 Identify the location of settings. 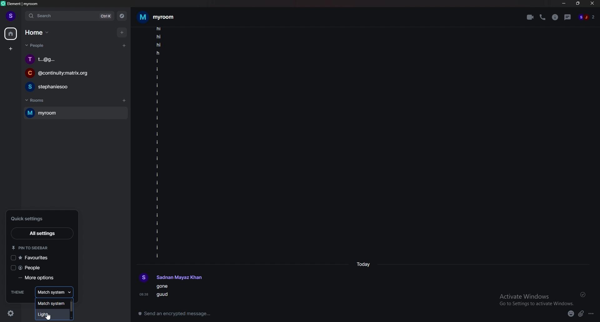
(10, 313).